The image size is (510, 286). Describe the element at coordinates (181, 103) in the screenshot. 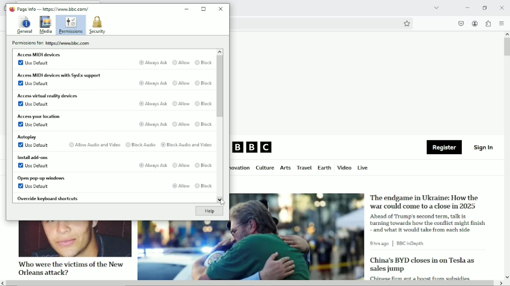

I see `Allow` at that location.